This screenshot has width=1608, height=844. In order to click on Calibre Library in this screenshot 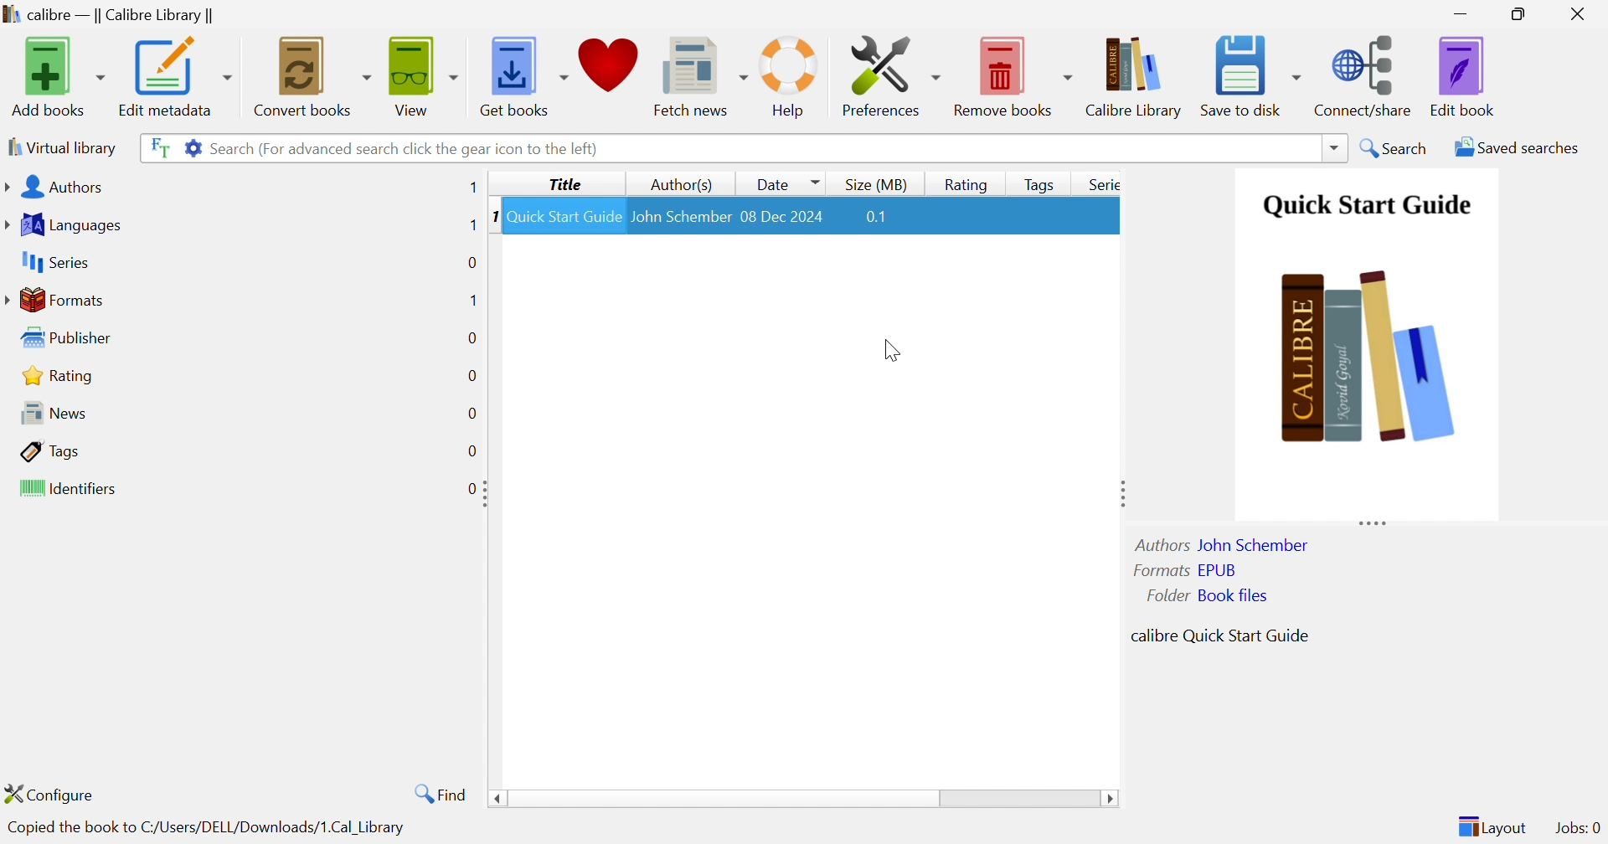, I will do `click(1134, 76)`.